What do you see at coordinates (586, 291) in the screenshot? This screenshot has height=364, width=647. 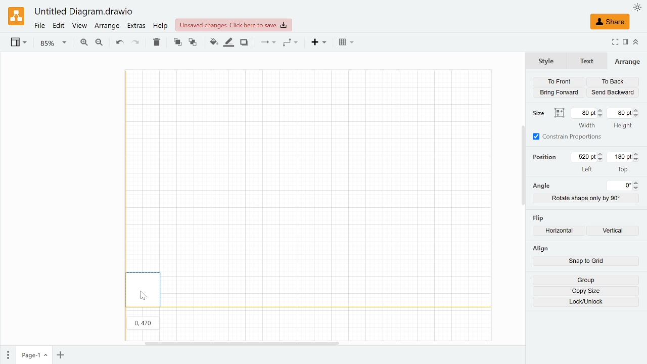 I see `Copy size` at bounding box center [586, 291].